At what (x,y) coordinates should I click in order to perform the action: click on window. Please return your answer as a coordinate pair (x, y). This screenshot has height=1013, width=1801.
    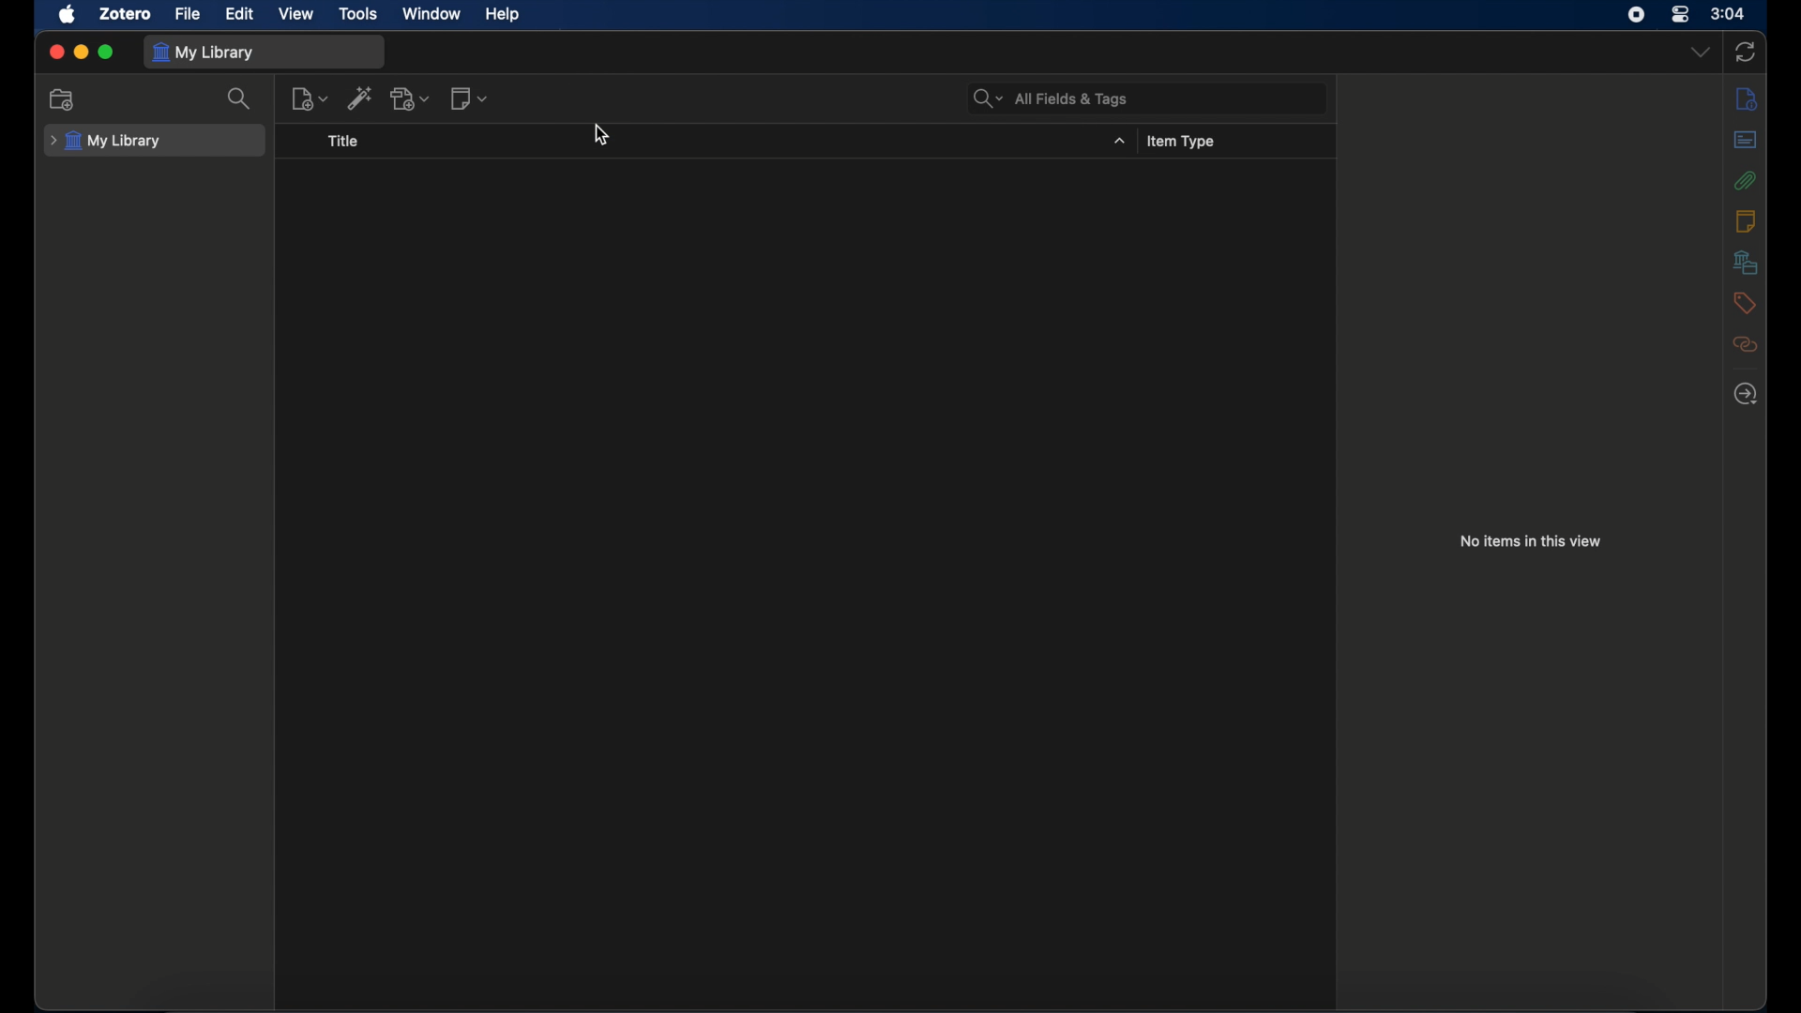
    Looking at the image, I should click on (433, 14).